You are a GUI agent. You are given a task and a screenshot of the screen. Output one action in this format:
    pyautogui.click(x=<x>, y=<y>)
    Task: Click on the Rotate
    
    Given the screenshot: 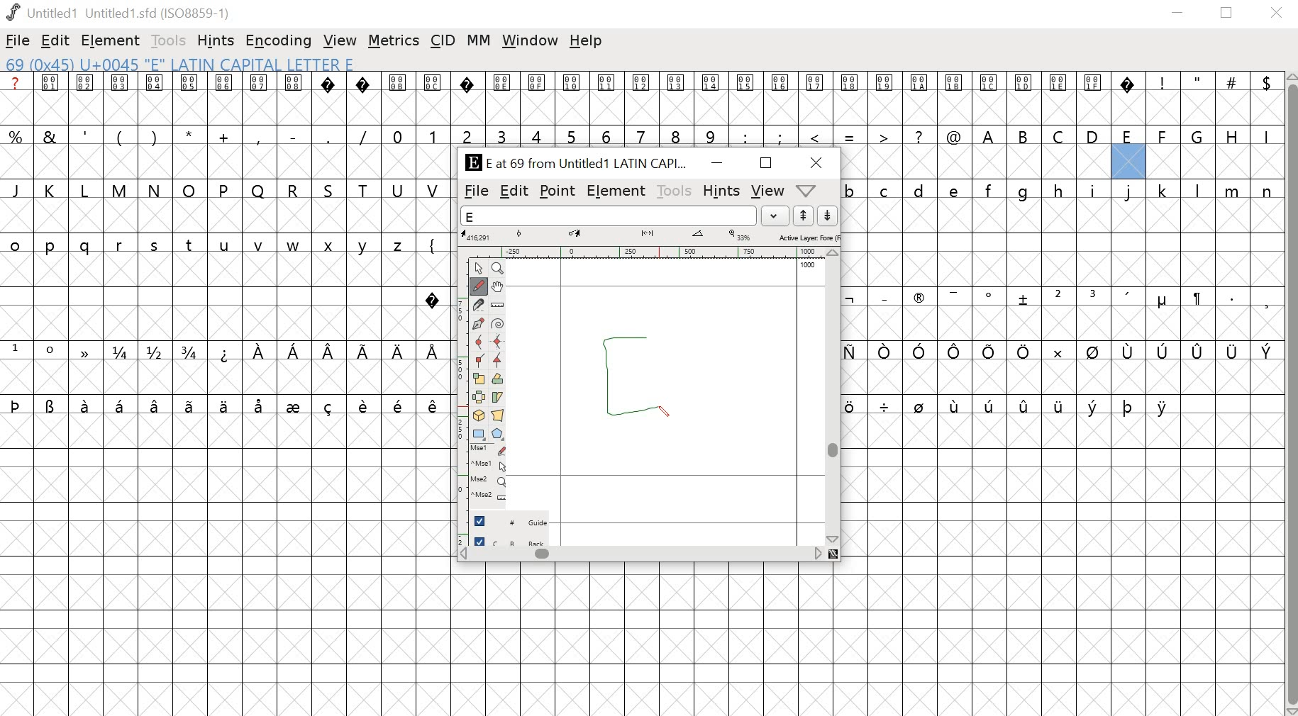 What is the action you would take?
    pyautogui.click(x=499, y=379)
    